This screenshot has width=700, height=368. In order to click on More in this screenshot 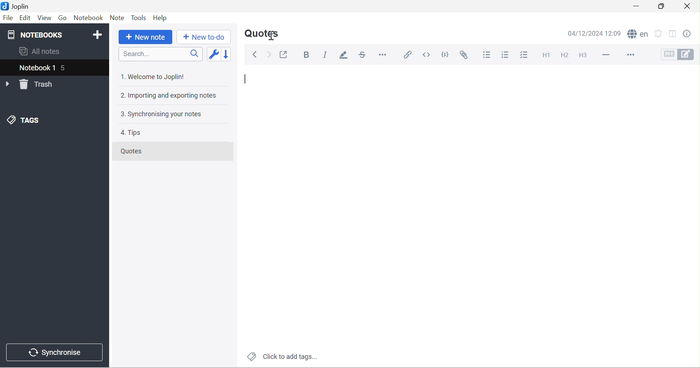, I will do `click(630, 55)`.